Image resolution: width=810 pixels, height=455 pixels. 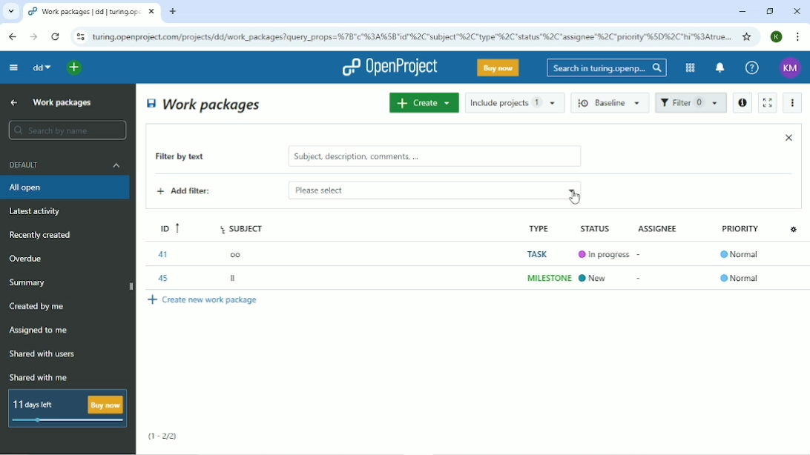 I want to click on (1-2/2), so click(x=163, y=436).